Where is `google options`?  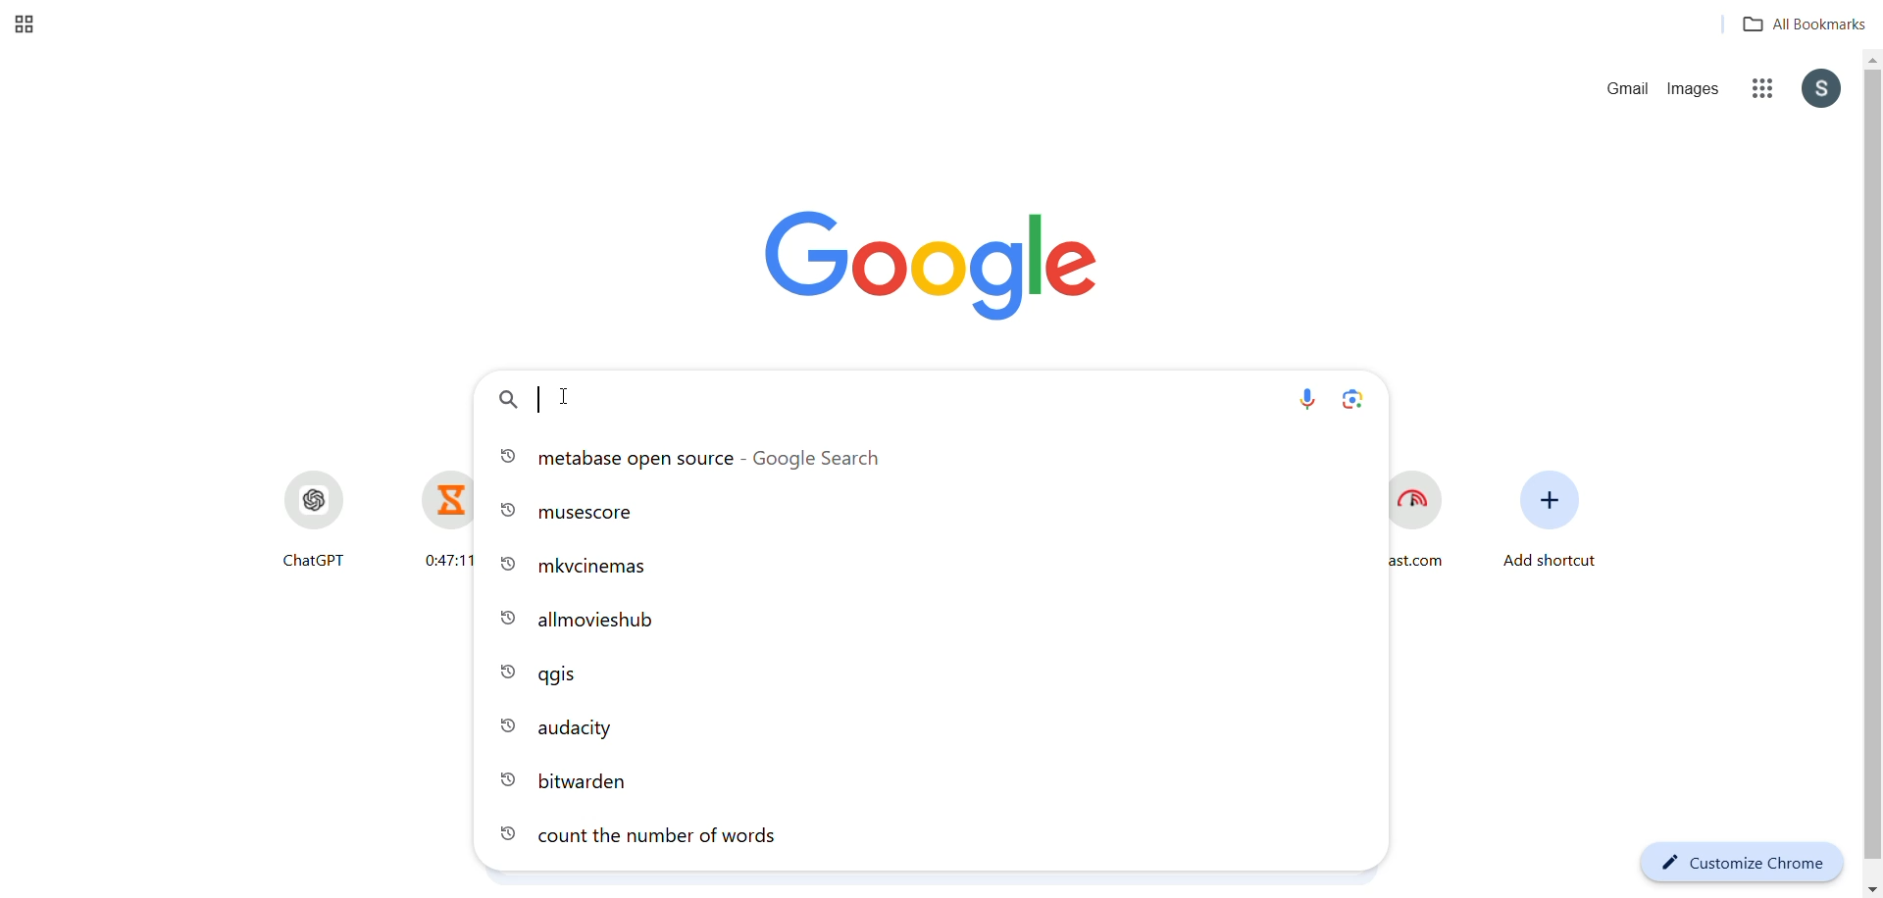
google options is located at coordinates (1761, 90).